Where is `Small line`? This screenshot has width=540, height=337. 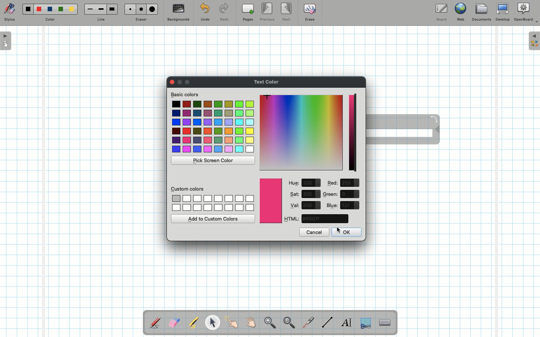 Small line is located at coordinates (89, 9).